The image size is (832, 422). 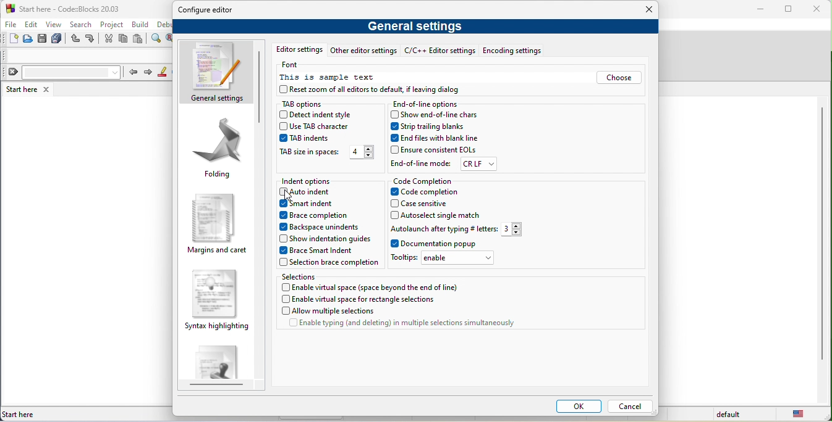 I want to click on redo, so click(x=93, y=40).